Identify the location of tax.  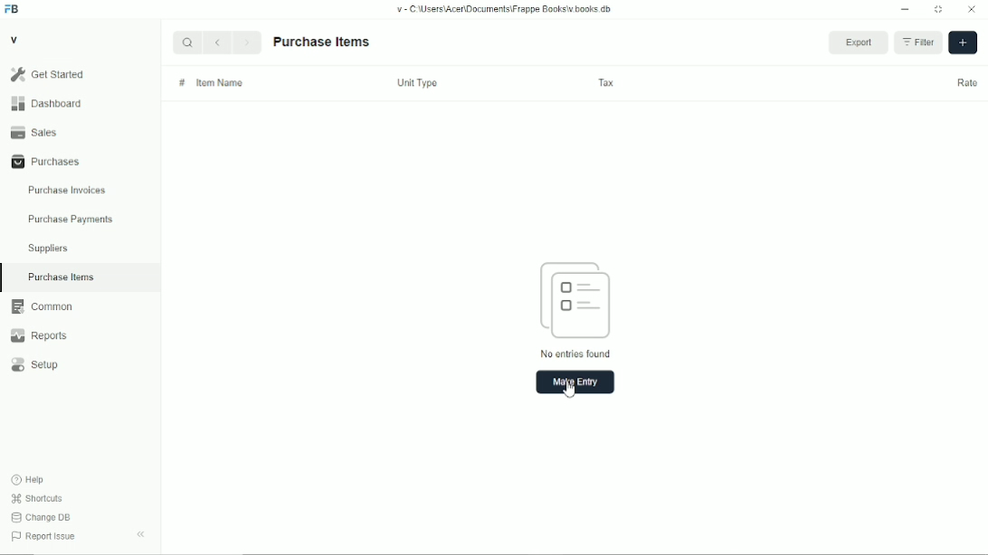
(608, 83).